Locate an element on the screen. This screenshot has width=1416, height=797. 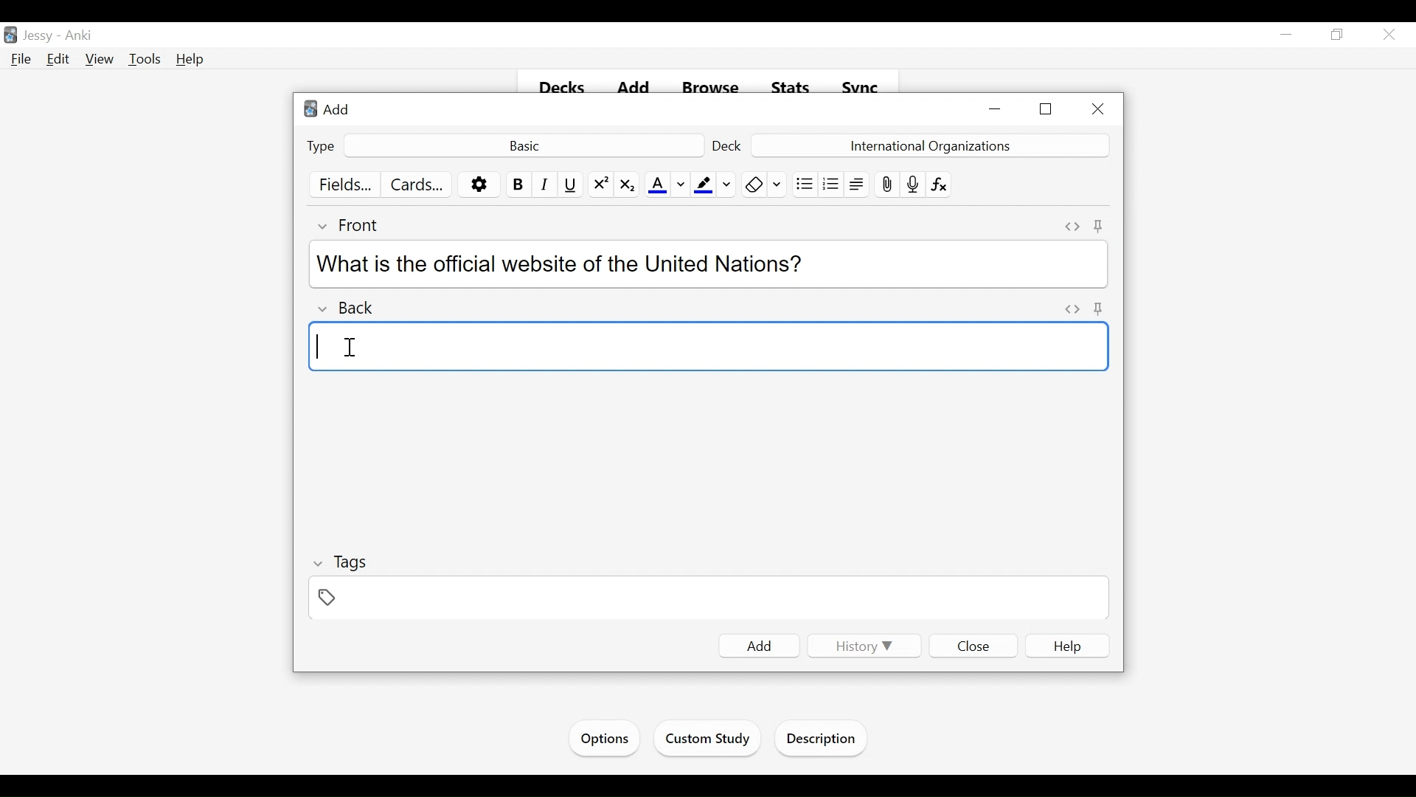
Text Color is located at coordinates (656, 184).